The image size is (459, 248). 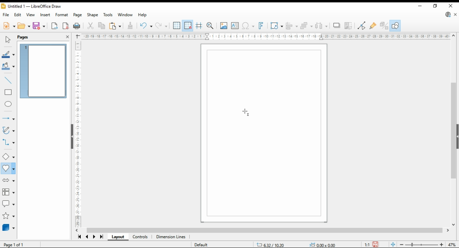 What do you see at coordinates (80, 237) in the screenshot?
I see `first page` at bounding box center [80, 237].